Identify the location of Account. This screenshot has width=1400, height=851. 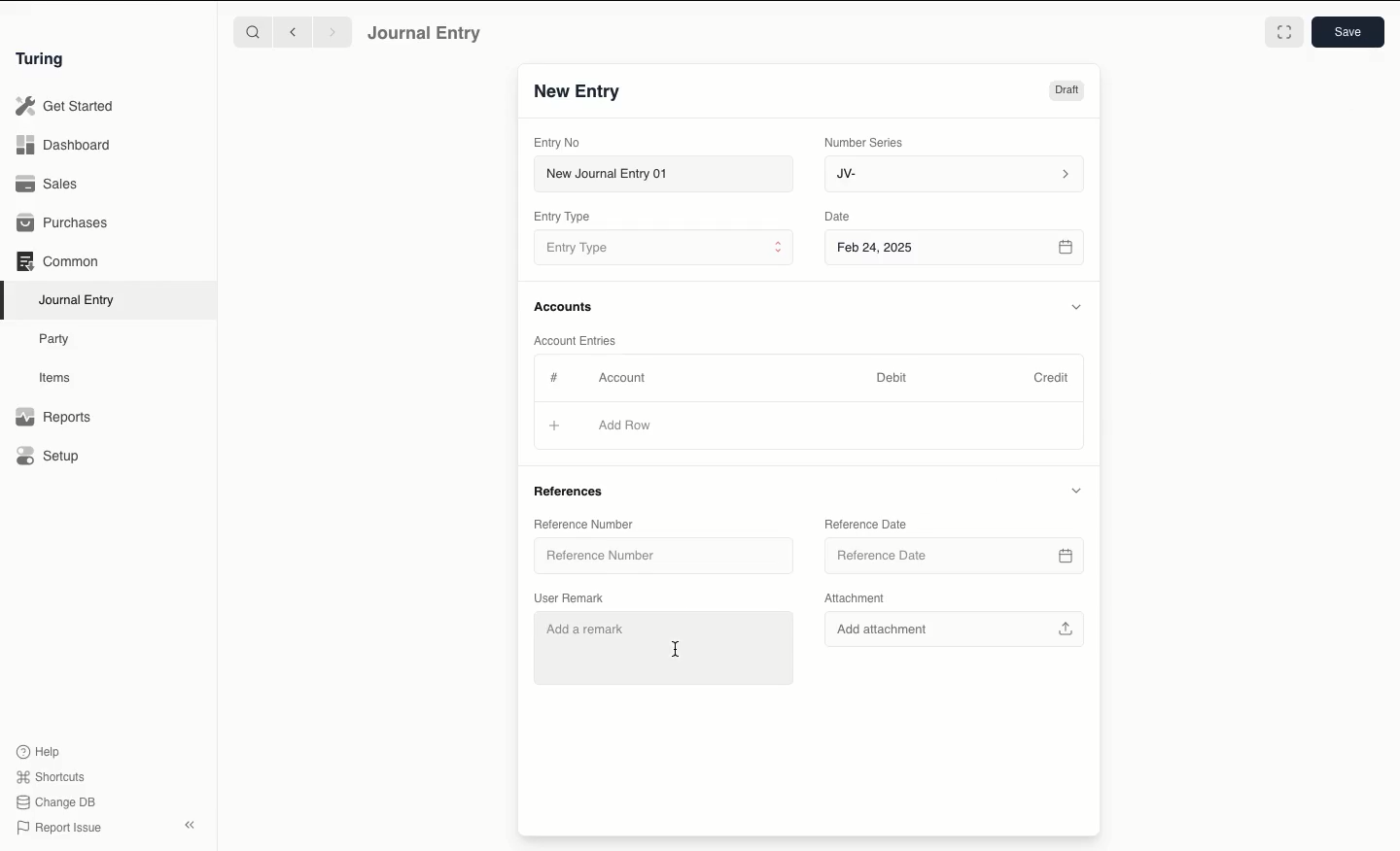
(623, 378).